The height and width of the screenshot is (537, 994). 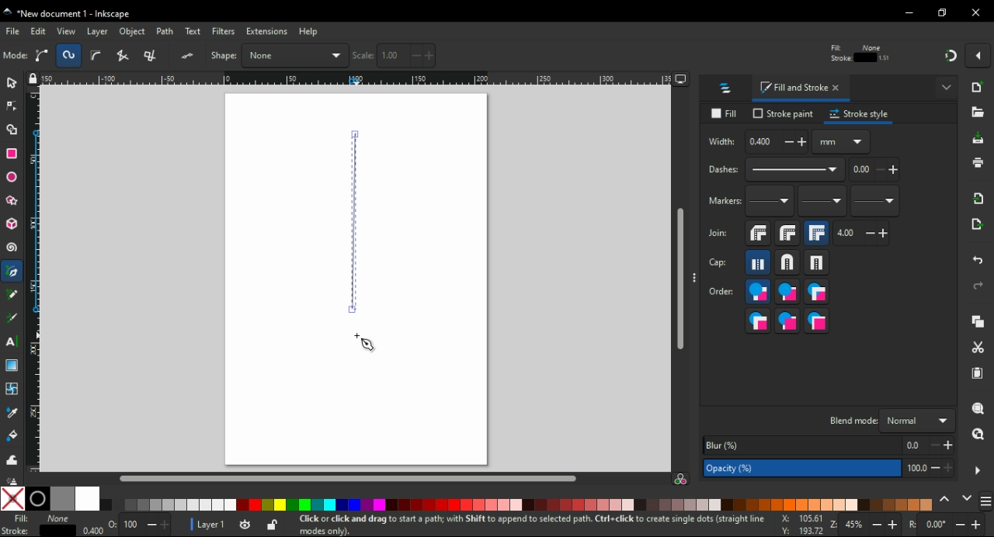 I want to click on measurement unit, so click(x=786, y=55).